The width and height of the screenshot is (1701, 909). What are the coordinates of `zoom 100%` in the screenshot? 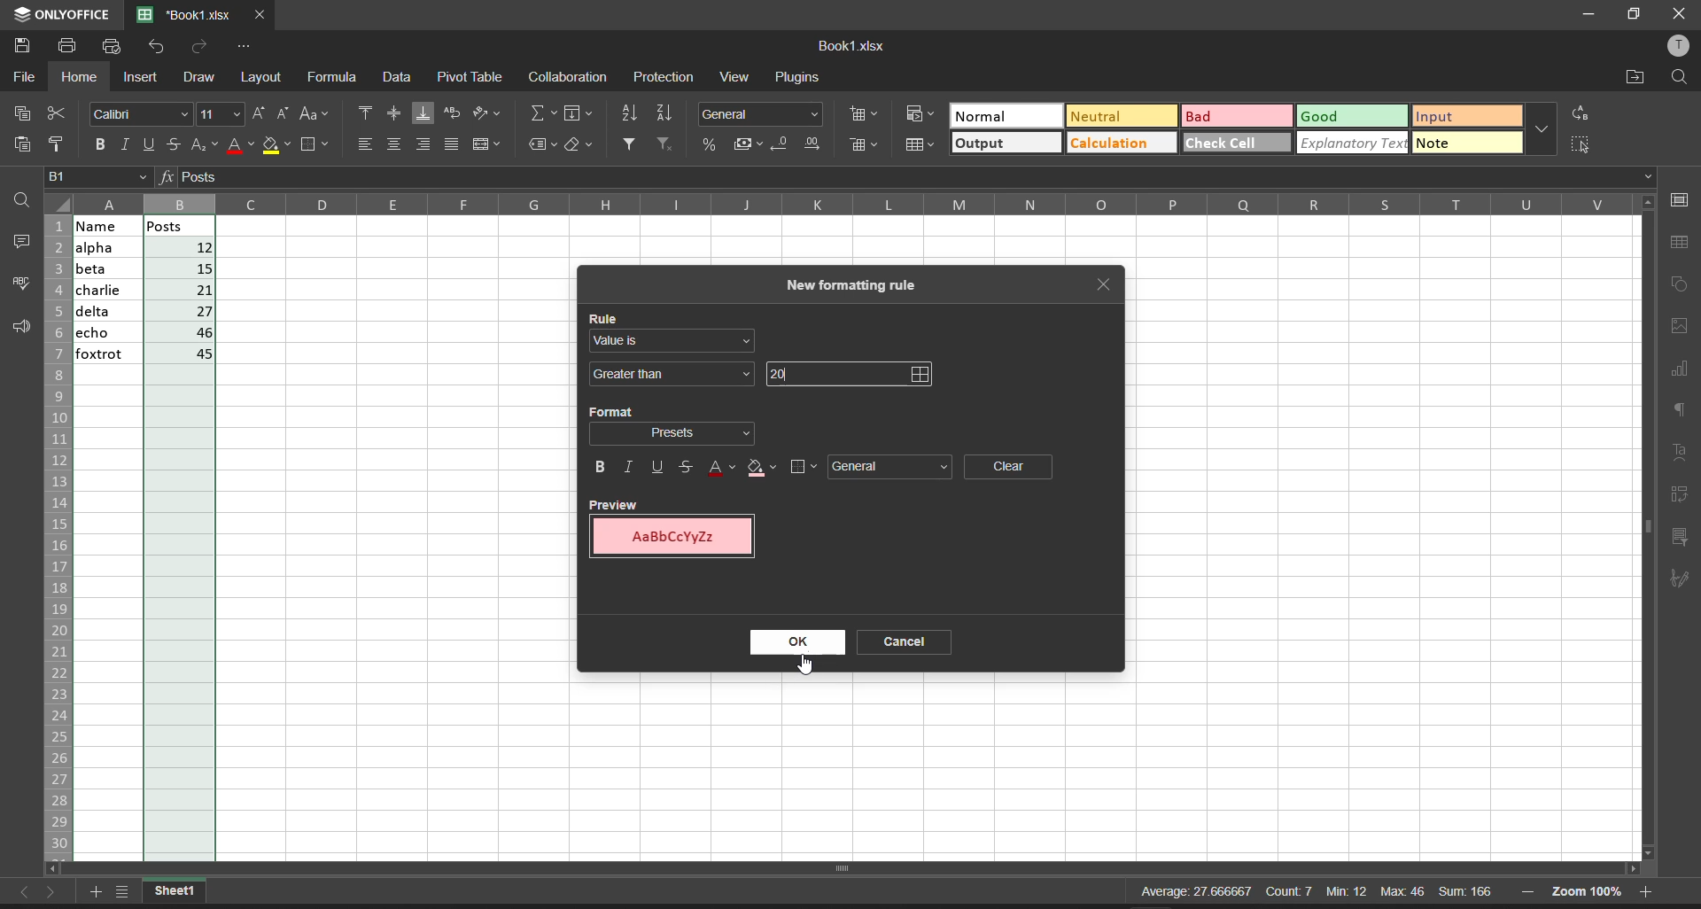 It's located at (1594, 891).